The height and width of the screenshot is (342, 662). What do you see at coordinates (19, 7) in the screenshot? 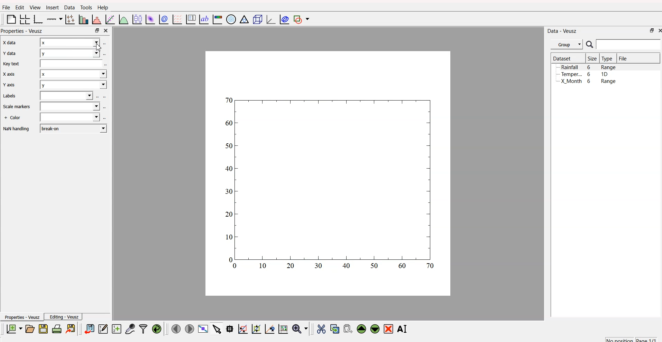
I see `Edit` at bounding box center [19, 7].